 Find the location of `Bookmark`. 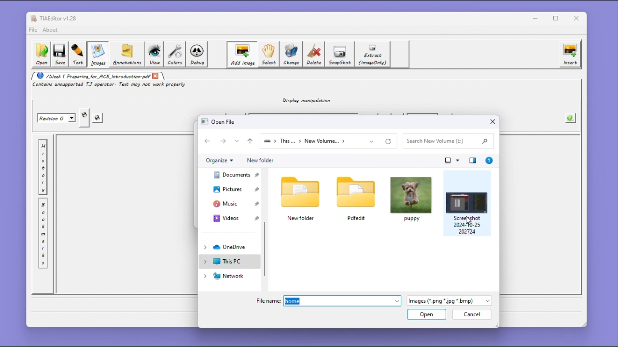

Bookmark is located at coordinates (43, 234).